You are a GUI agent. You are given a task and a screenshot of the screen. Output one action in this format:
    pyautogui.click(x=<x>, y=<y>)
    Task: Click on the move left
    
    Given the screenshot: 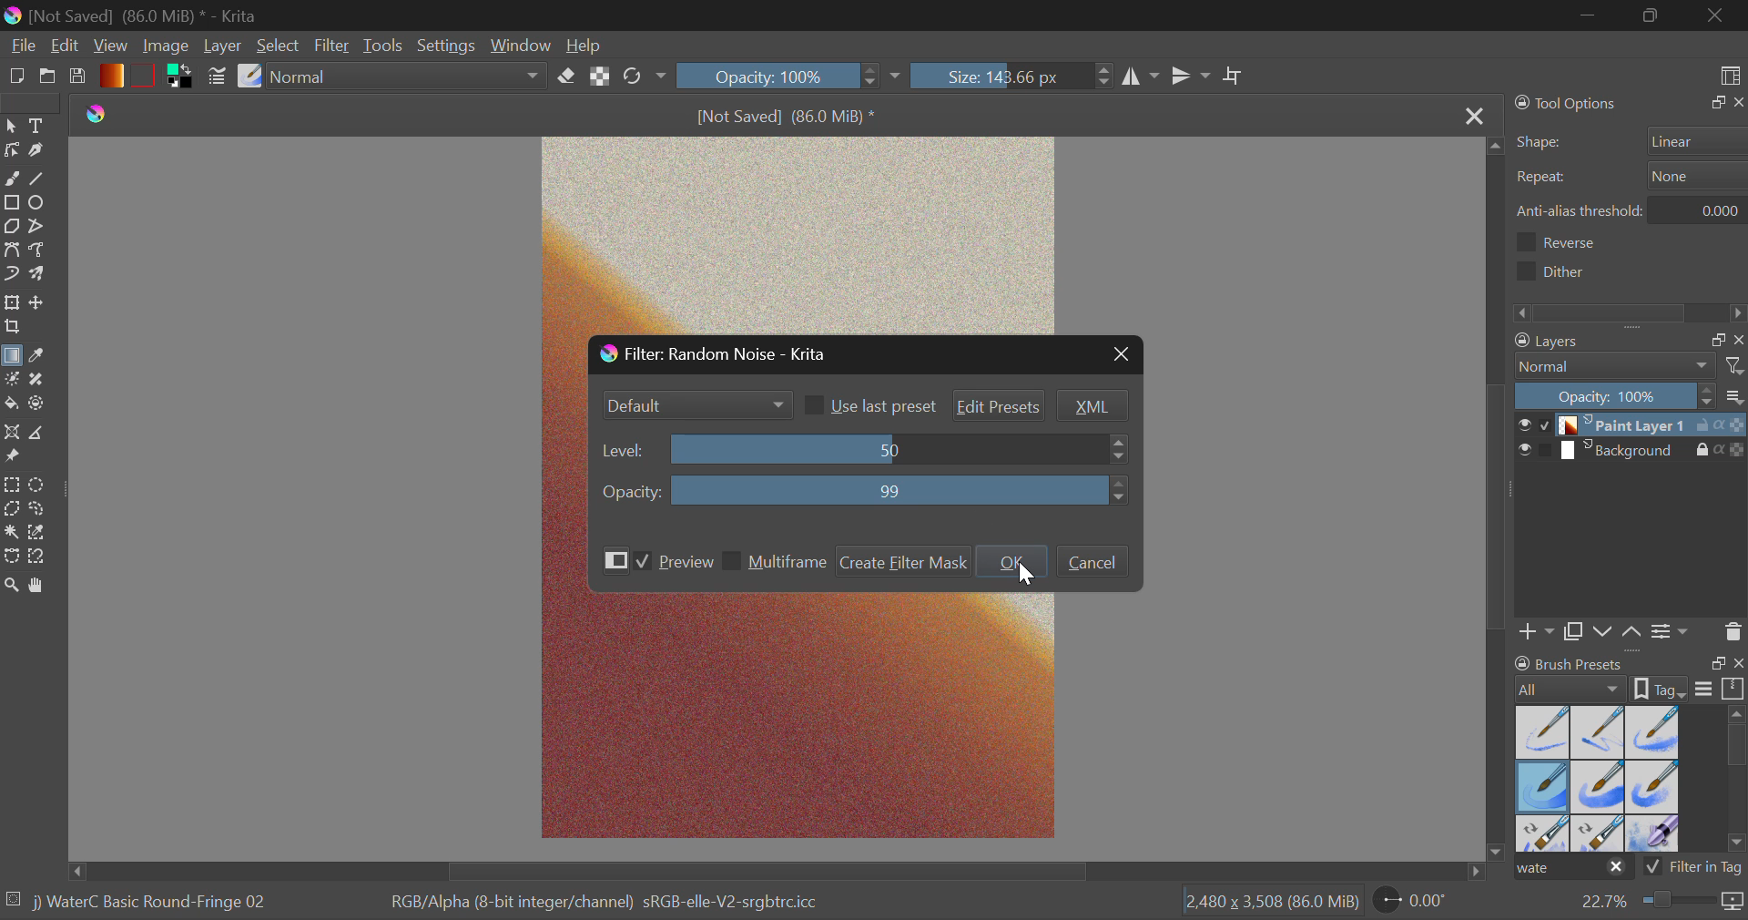 What is the action you would take?
    pyautogui.click(x=70, y=867)
    